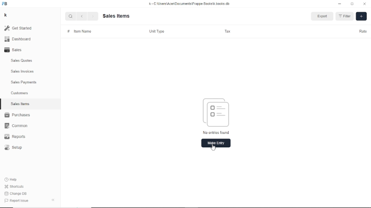  I want to click on Rate, so click(362, 31).